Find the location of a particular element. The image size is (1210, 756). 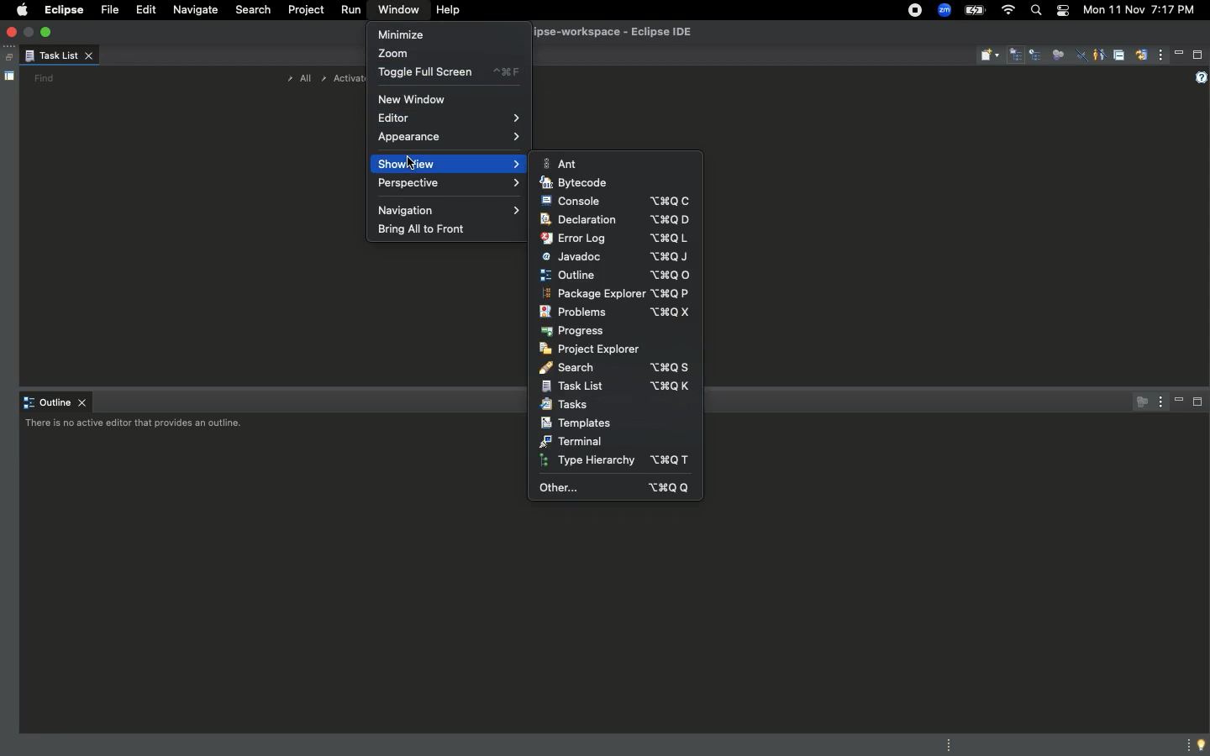

Navigation is located at coordinates (451, 209).